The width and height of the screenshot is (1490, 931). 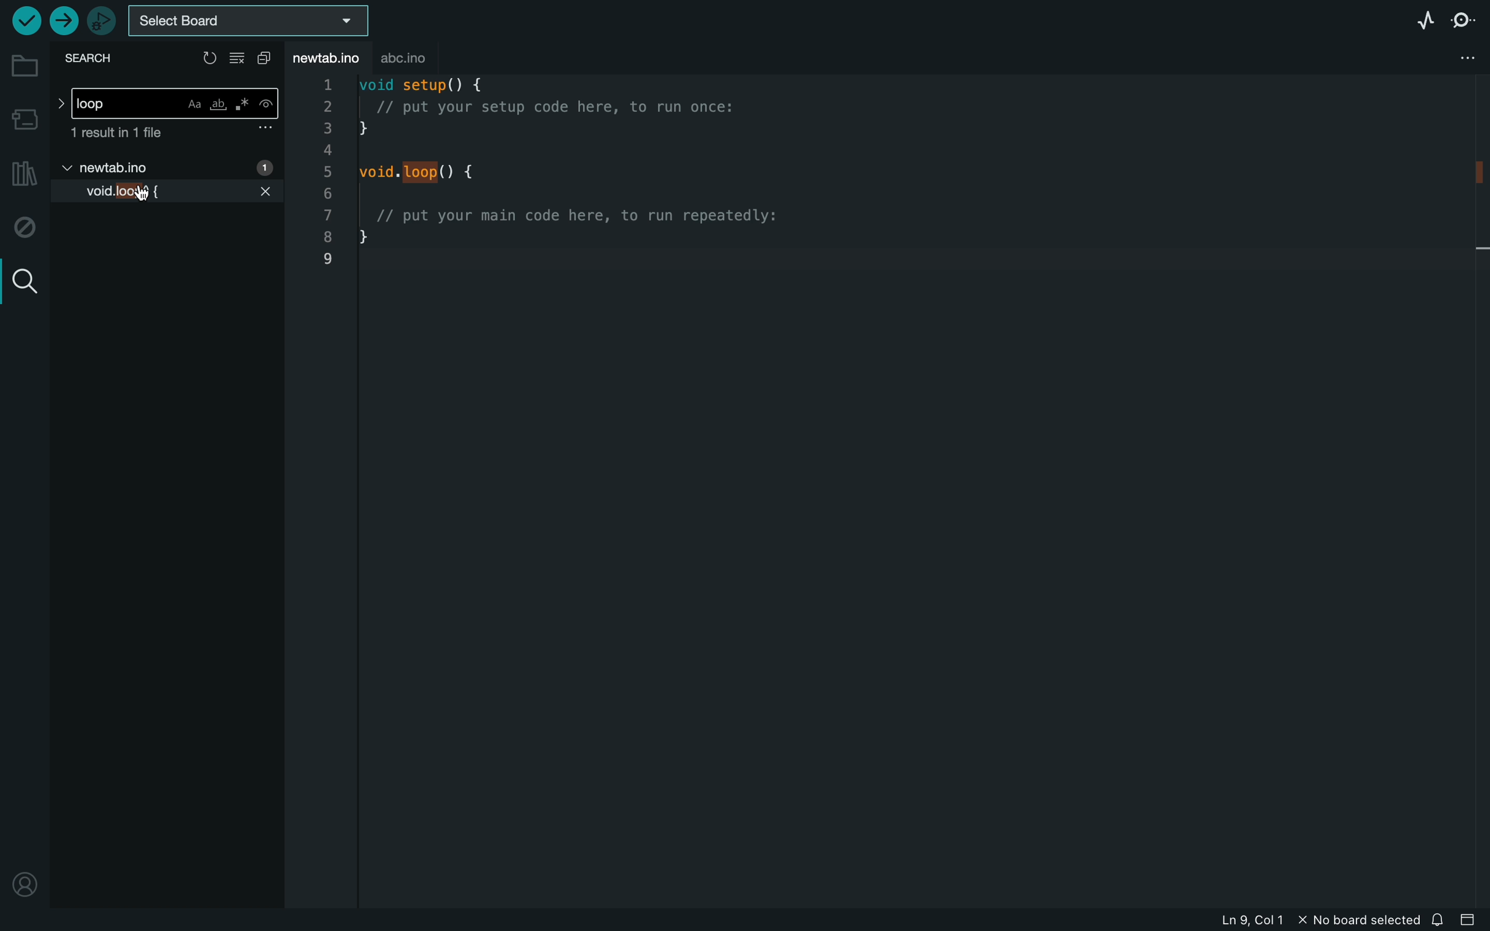 What do you see at coordinates (578, 175) in the screenshot?
I see `code` at bounding box center [578, 175].